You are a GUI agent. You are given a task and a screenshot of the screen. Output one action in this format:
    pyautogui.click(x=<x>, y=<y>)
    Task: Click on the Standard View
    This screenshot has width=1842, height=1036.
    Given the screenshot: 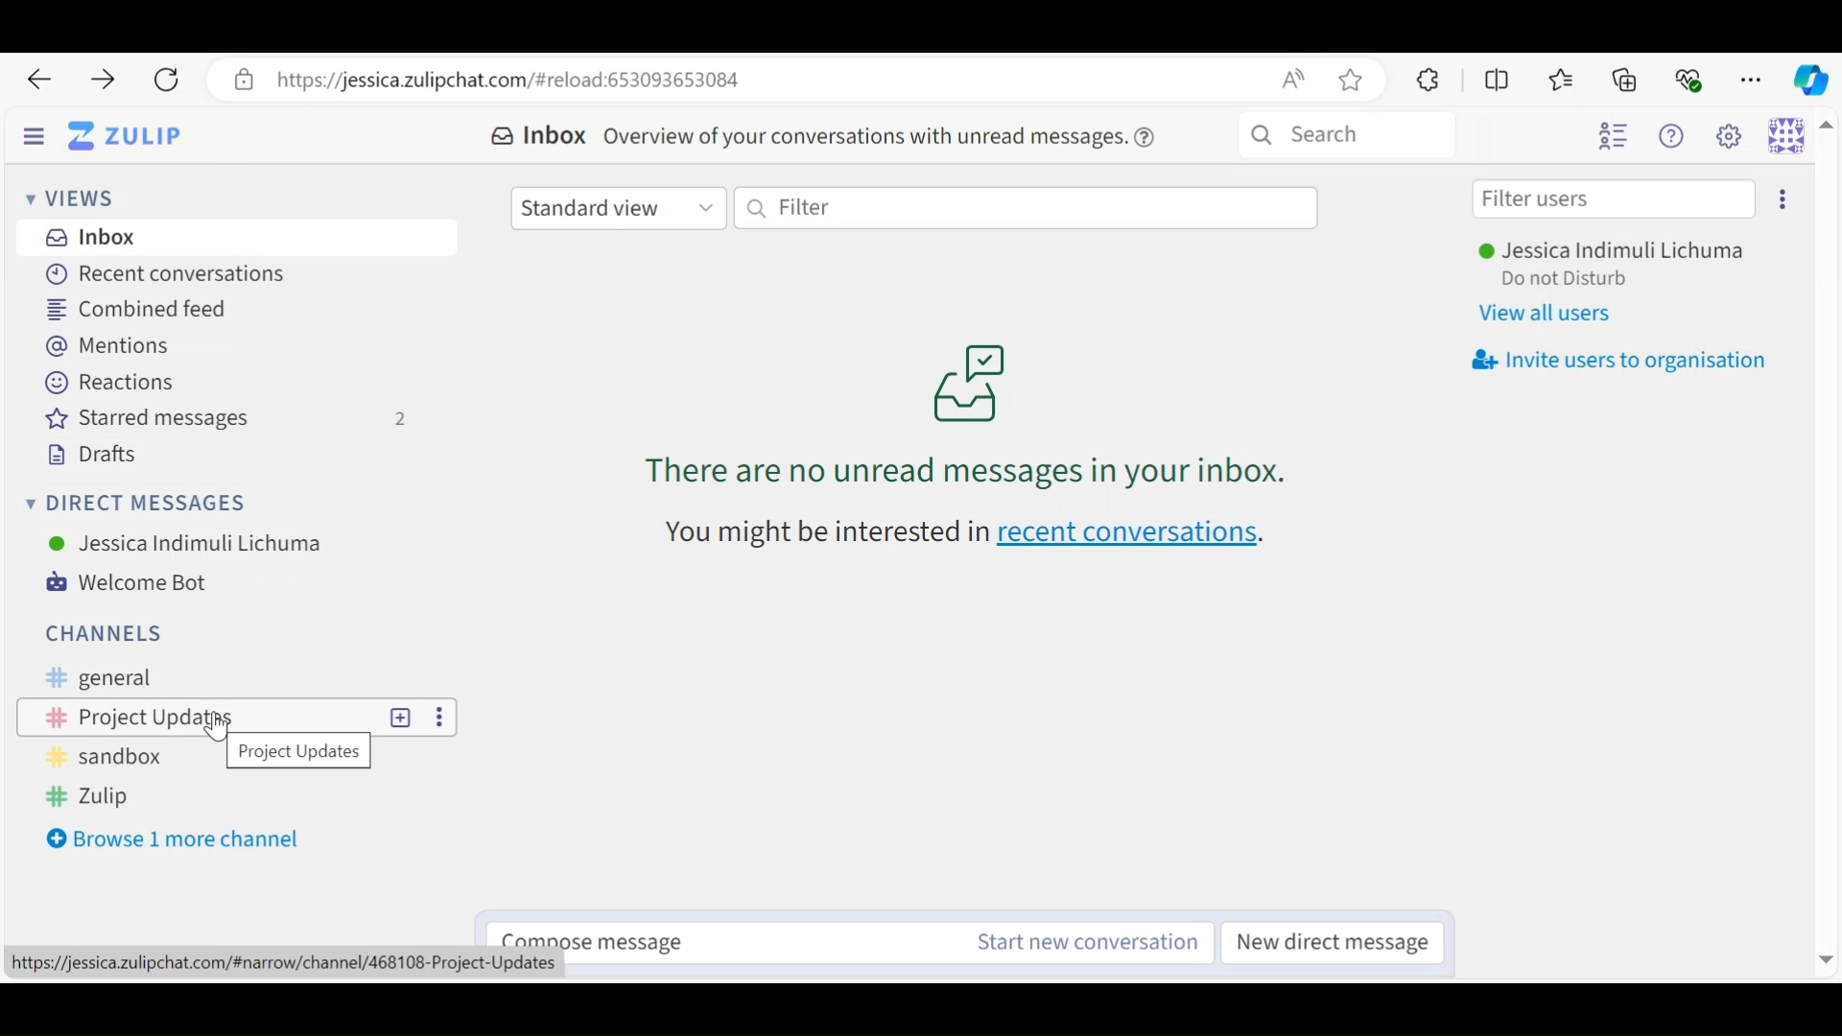 What is the action you would take?
    pyautogui.click(x=620, y=206)
    